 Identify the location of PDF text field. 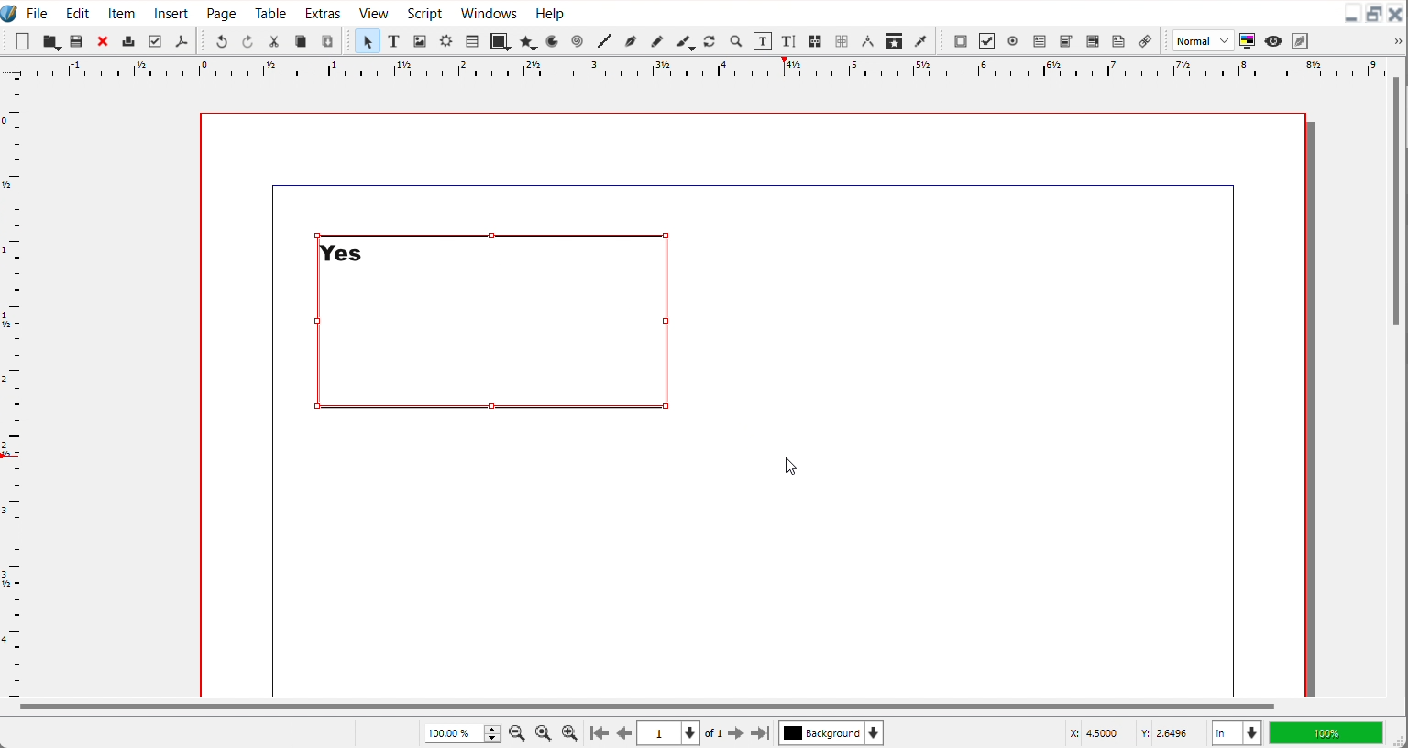
(1039, 42).